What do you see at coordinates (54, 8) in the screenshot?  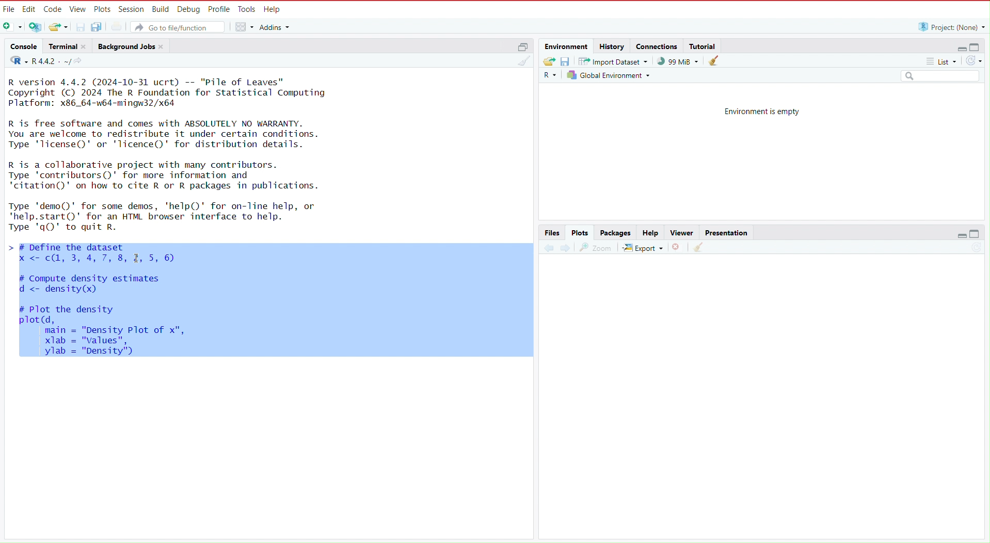 I see `code` at bounding box center [54, 8].